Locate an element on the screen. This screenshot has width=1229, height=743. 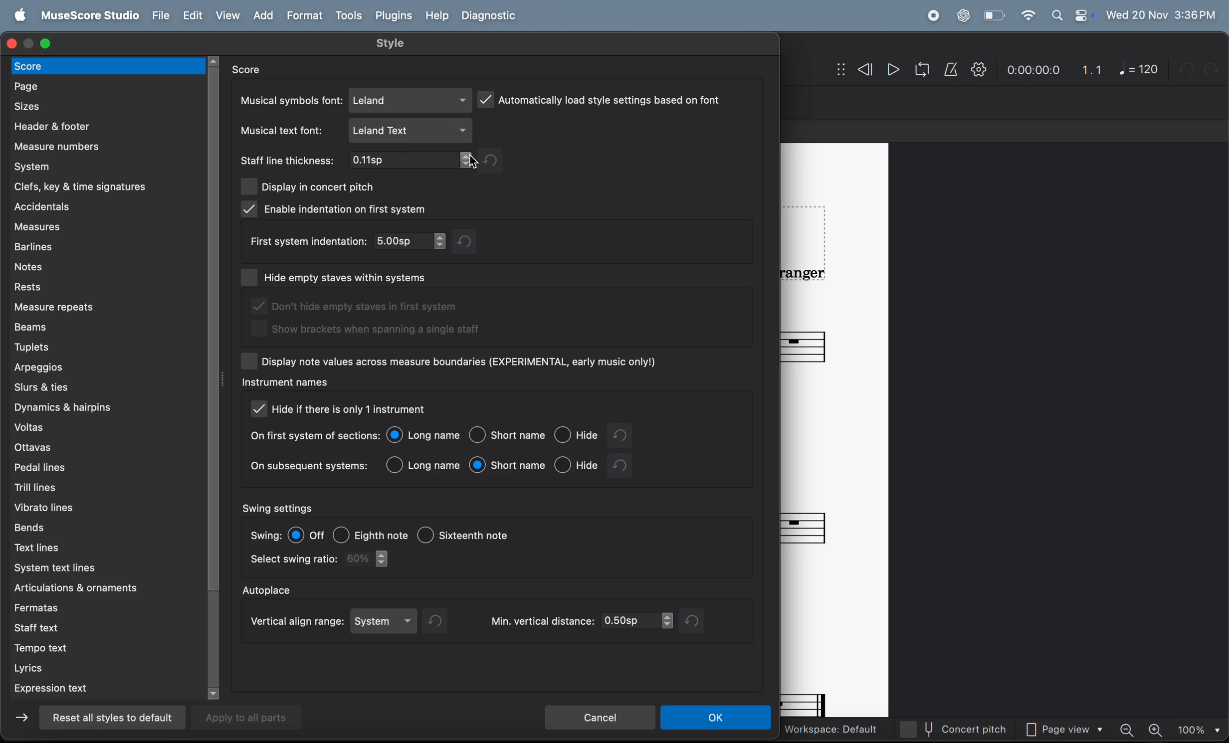
apple menu is located at coordinates (17, 16).